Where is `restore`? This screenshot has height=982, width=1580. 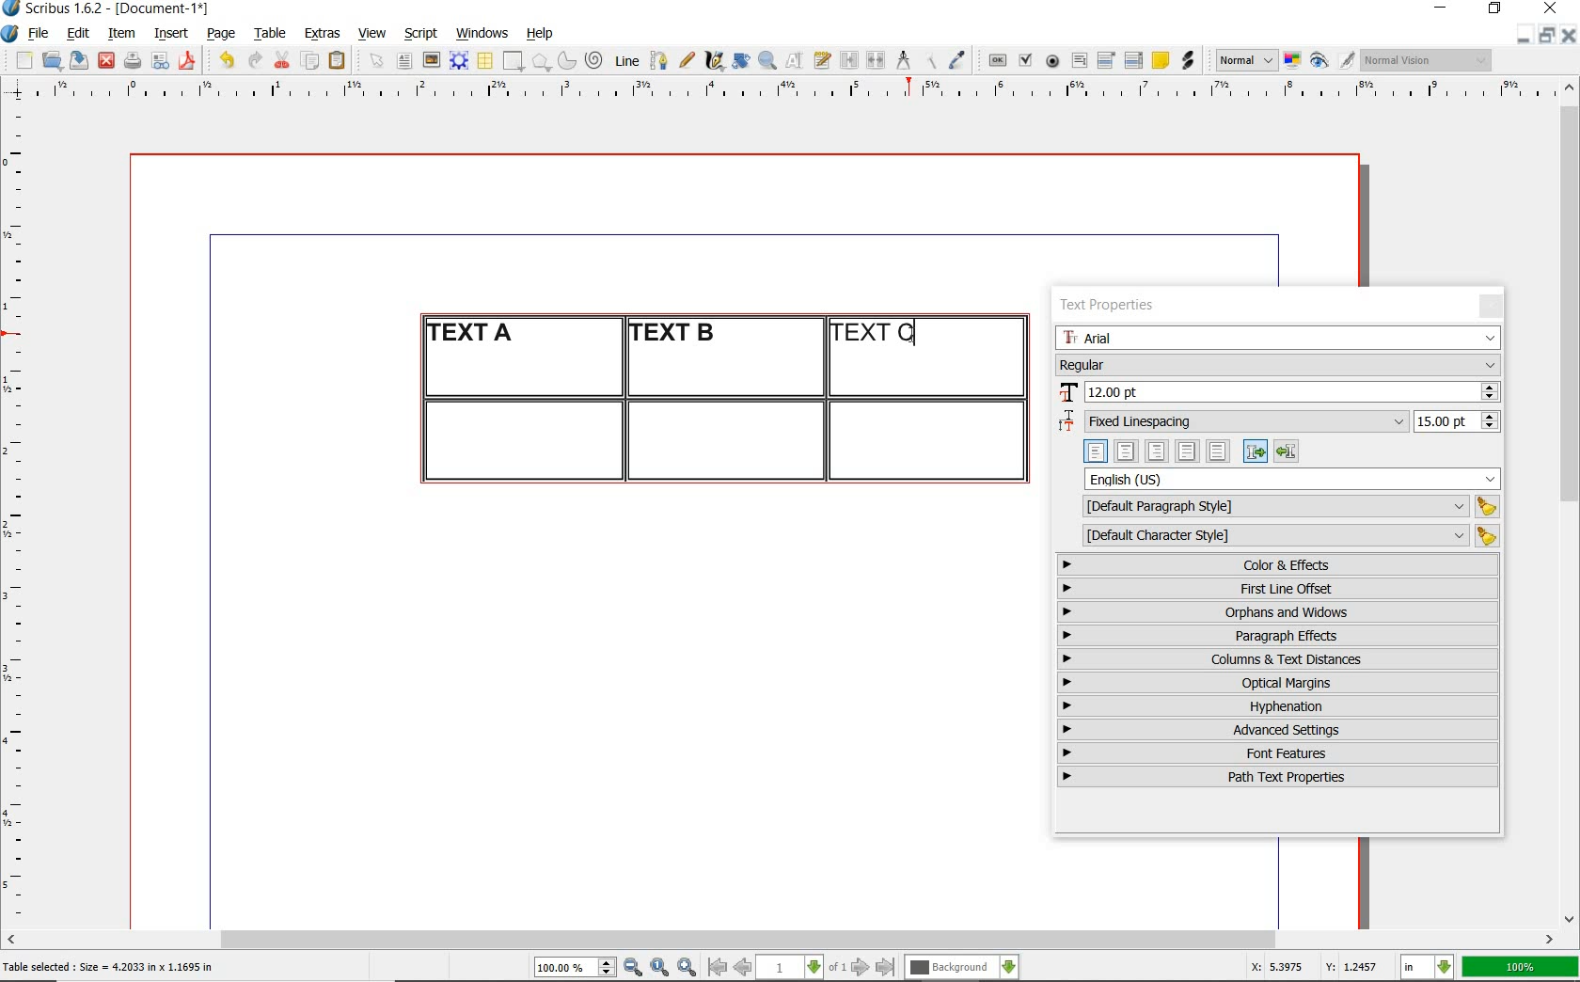
restore is located at coordinates (1495, 9).